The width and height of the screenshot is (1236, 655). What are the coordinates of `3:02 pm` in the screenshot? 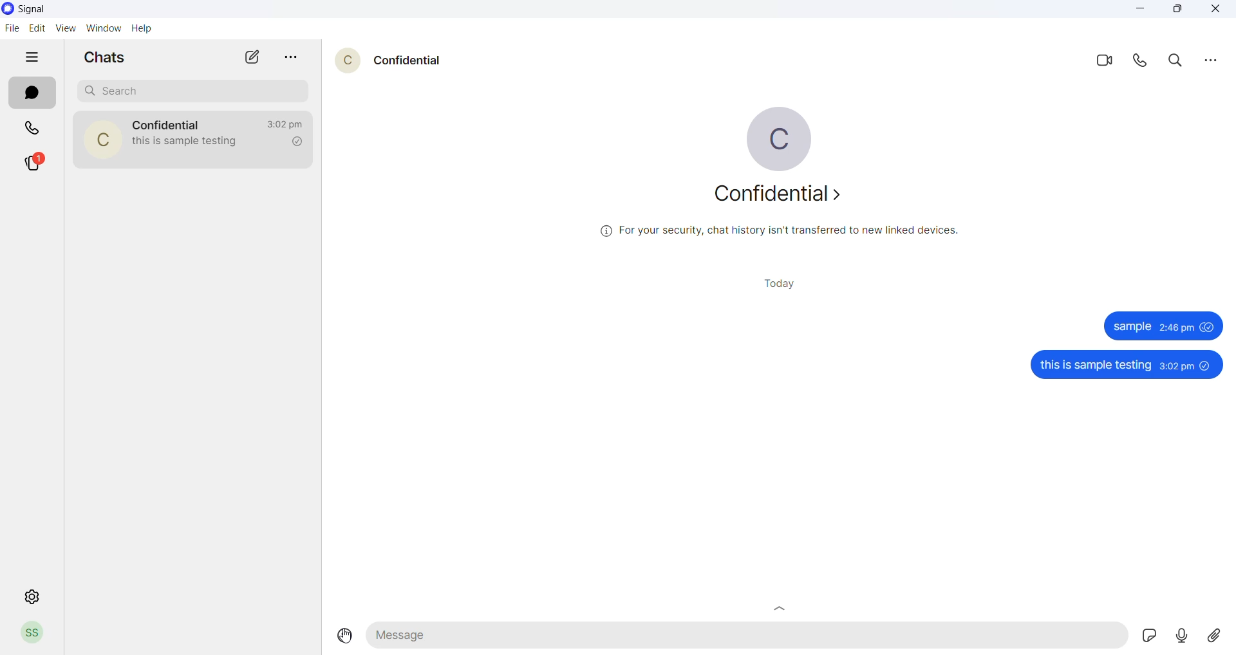 It's located at (1176, 365).